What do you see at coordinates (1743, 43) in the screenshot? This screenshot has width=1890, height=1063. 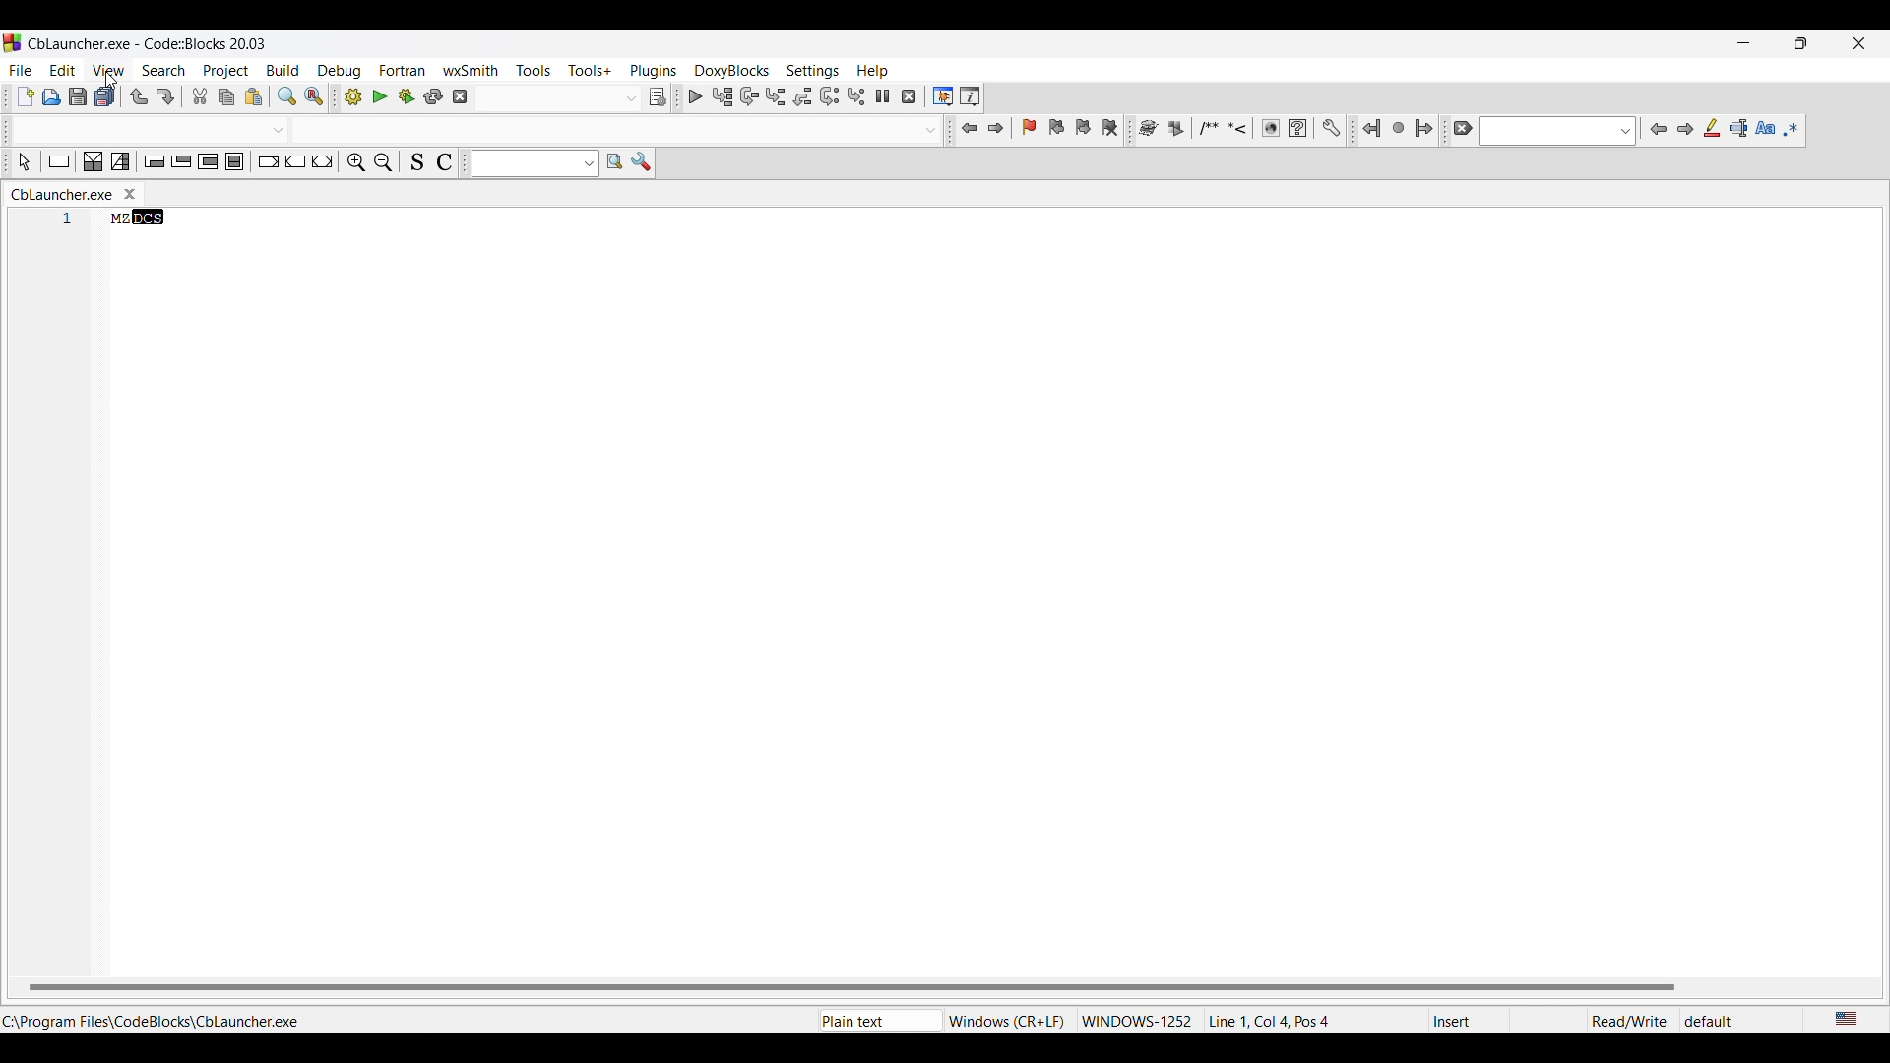 I see `Minimize` at bounding box center [1743, 43].